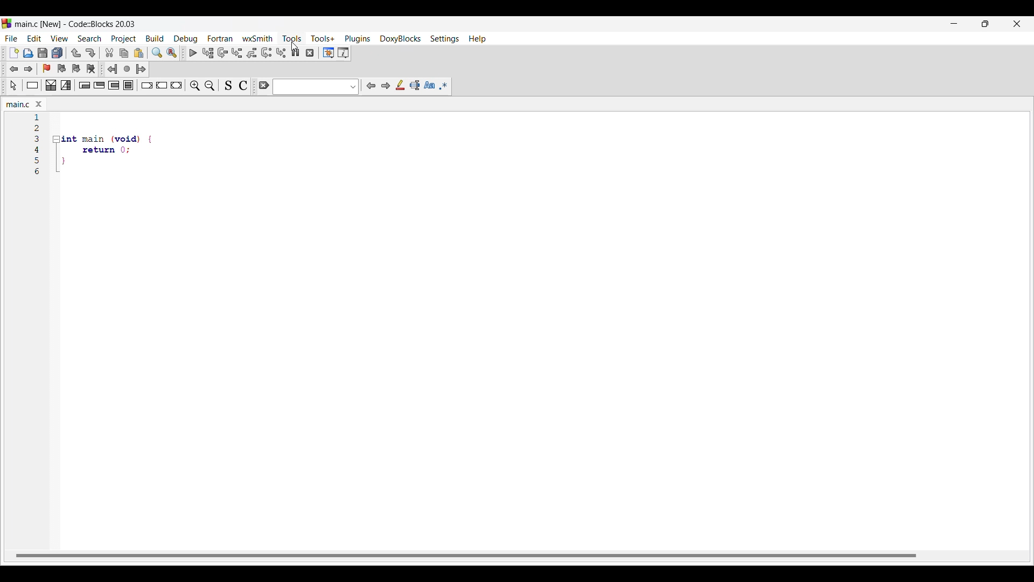 This screenshot has height=582, width=1034. What do you see at coordinates (385, 85) in the screenshot?
I see `Next` at bounding box center [385, 85].